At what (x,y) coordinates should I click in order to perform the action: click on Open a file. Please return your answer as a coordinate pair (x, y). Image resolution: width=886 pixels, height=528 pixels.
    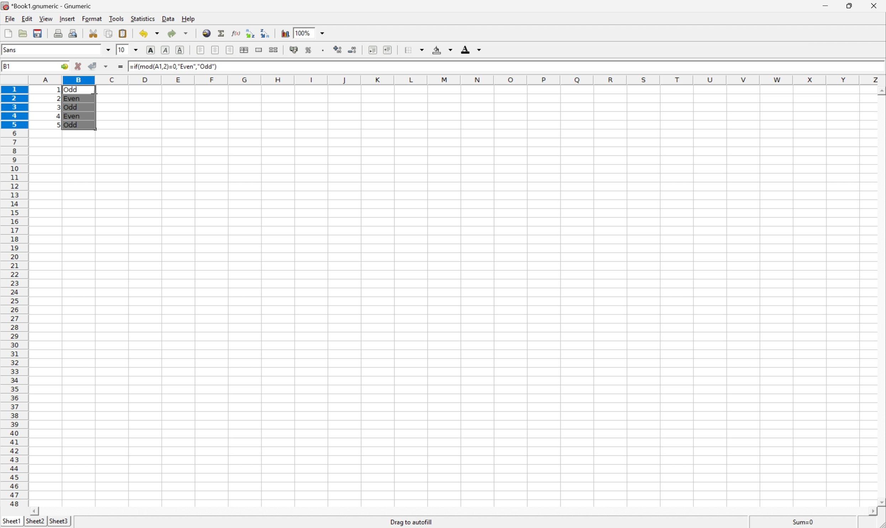
    Looking at the image, I should click on (23, 33).